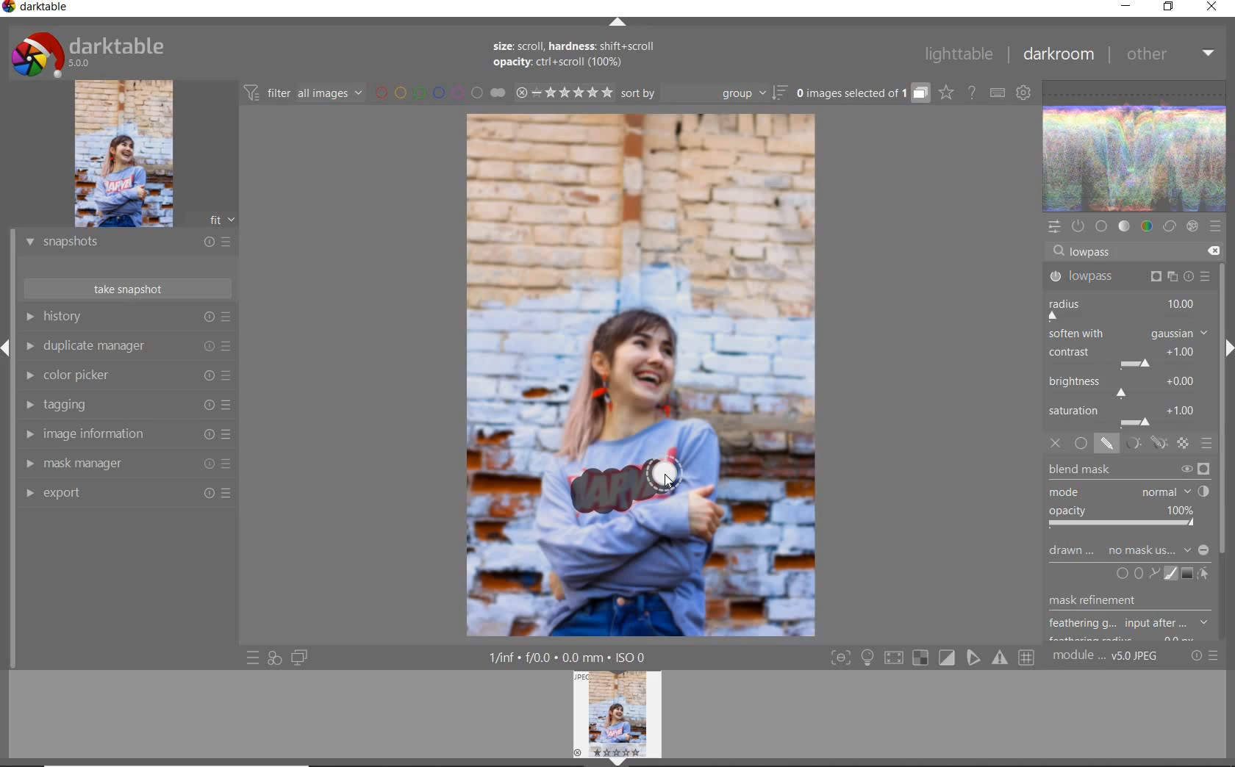  Describe the element at coordinates (617, 22) in the screenshot. I see `expand/collapse` at that location.